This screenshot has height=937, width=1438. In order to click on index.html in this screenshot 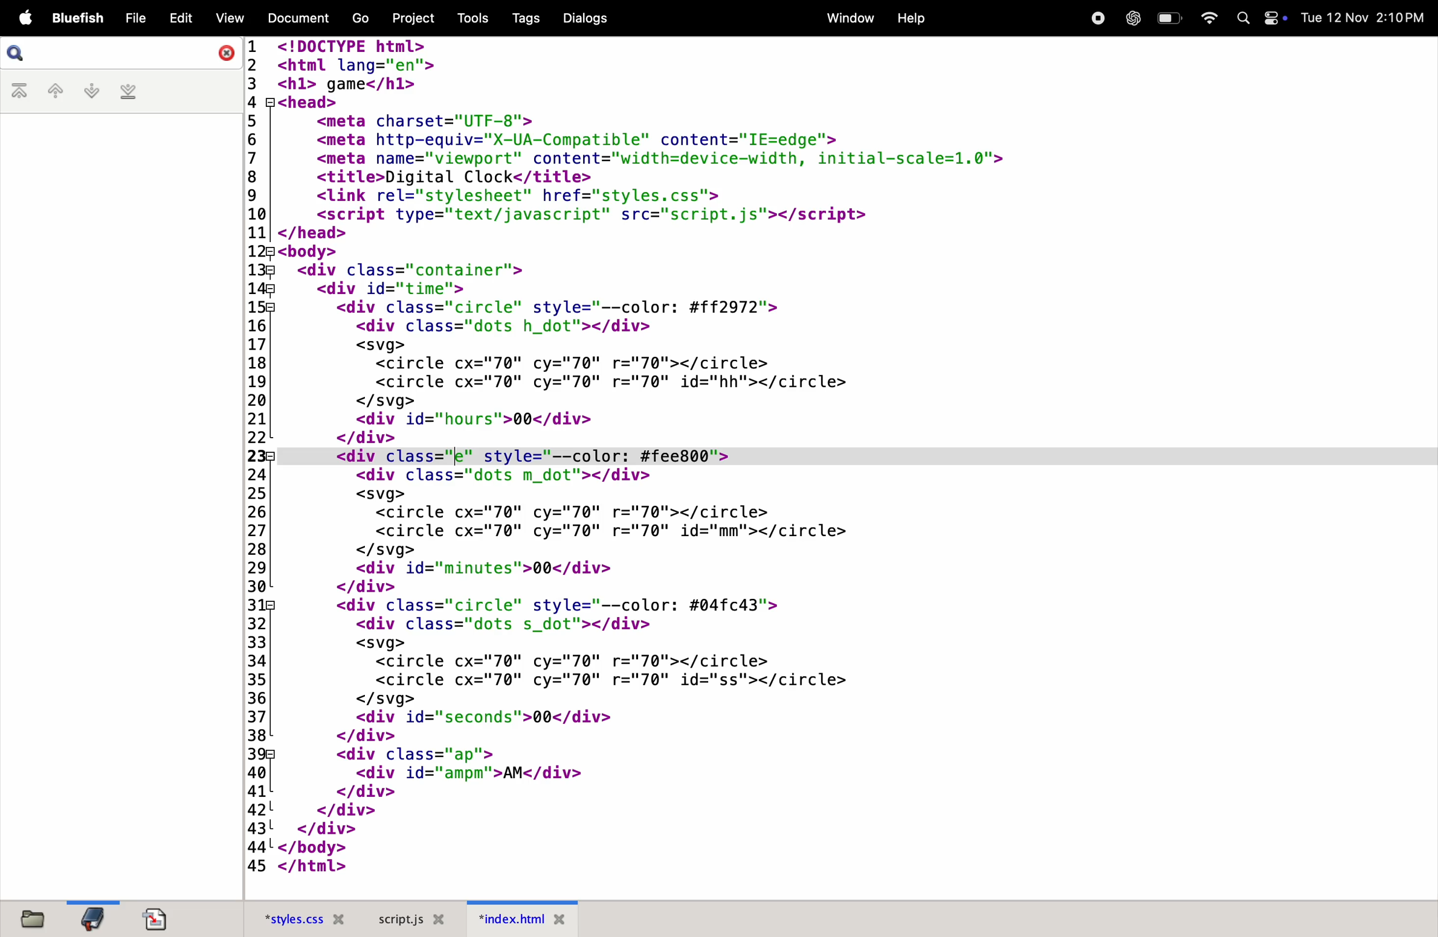, I will do `click(520, 919)`.